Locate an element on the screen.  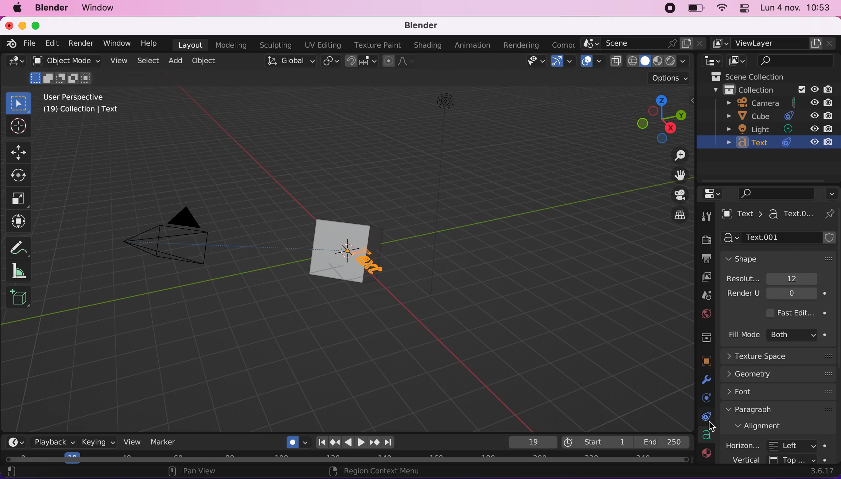
editor type is located at coordinates (715, 193).